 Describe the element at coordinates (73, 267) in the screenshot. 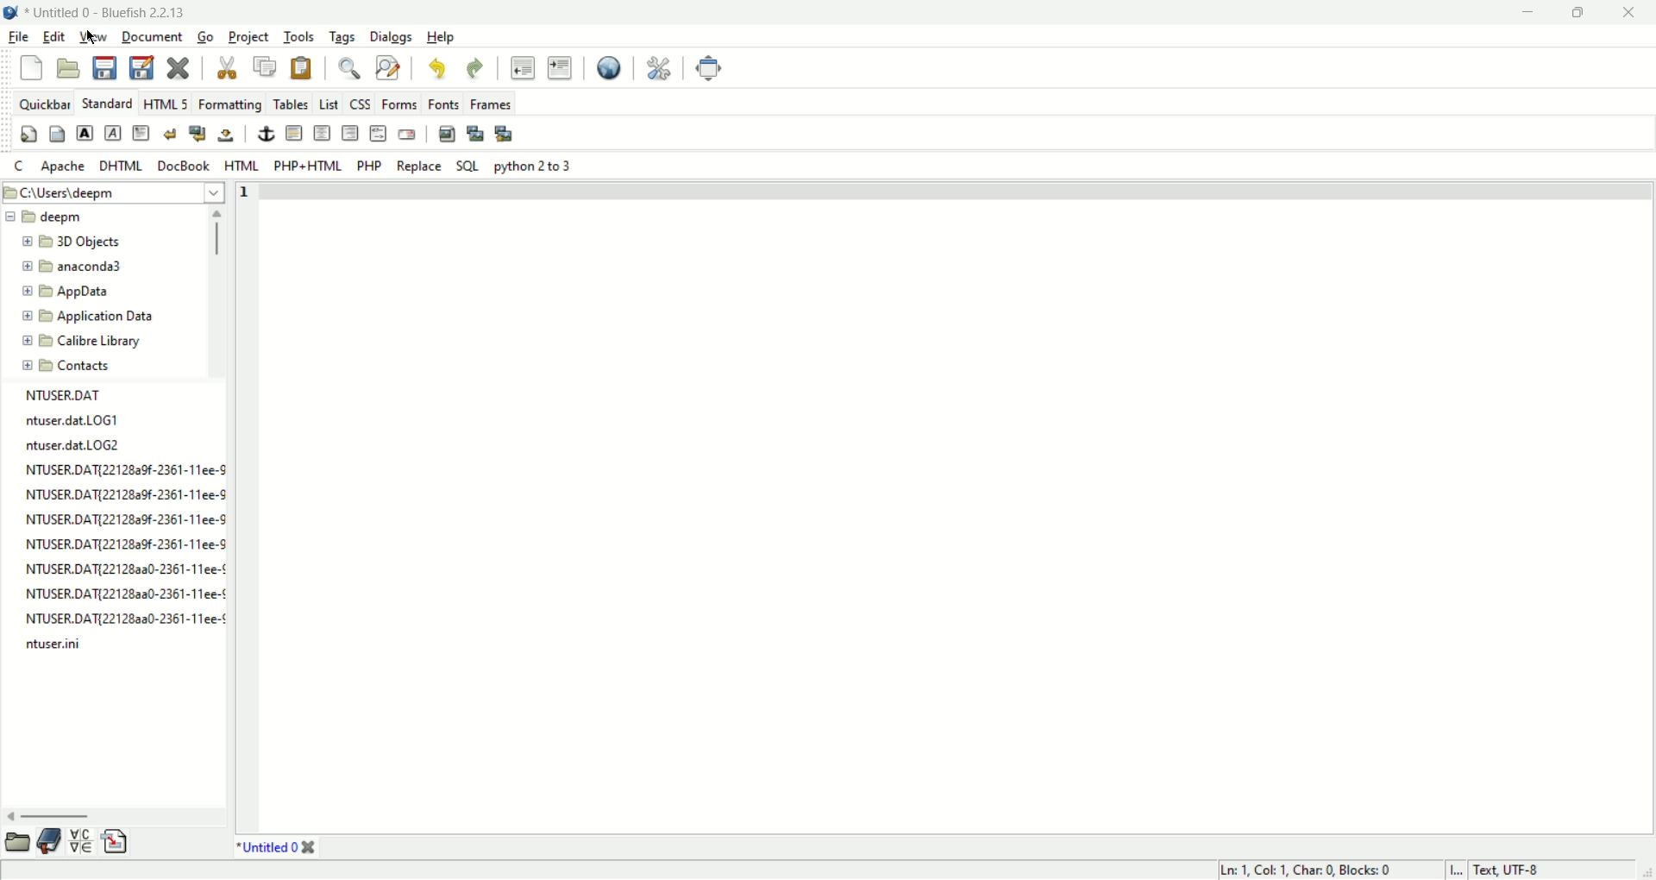

I see `anaconda` at that location.